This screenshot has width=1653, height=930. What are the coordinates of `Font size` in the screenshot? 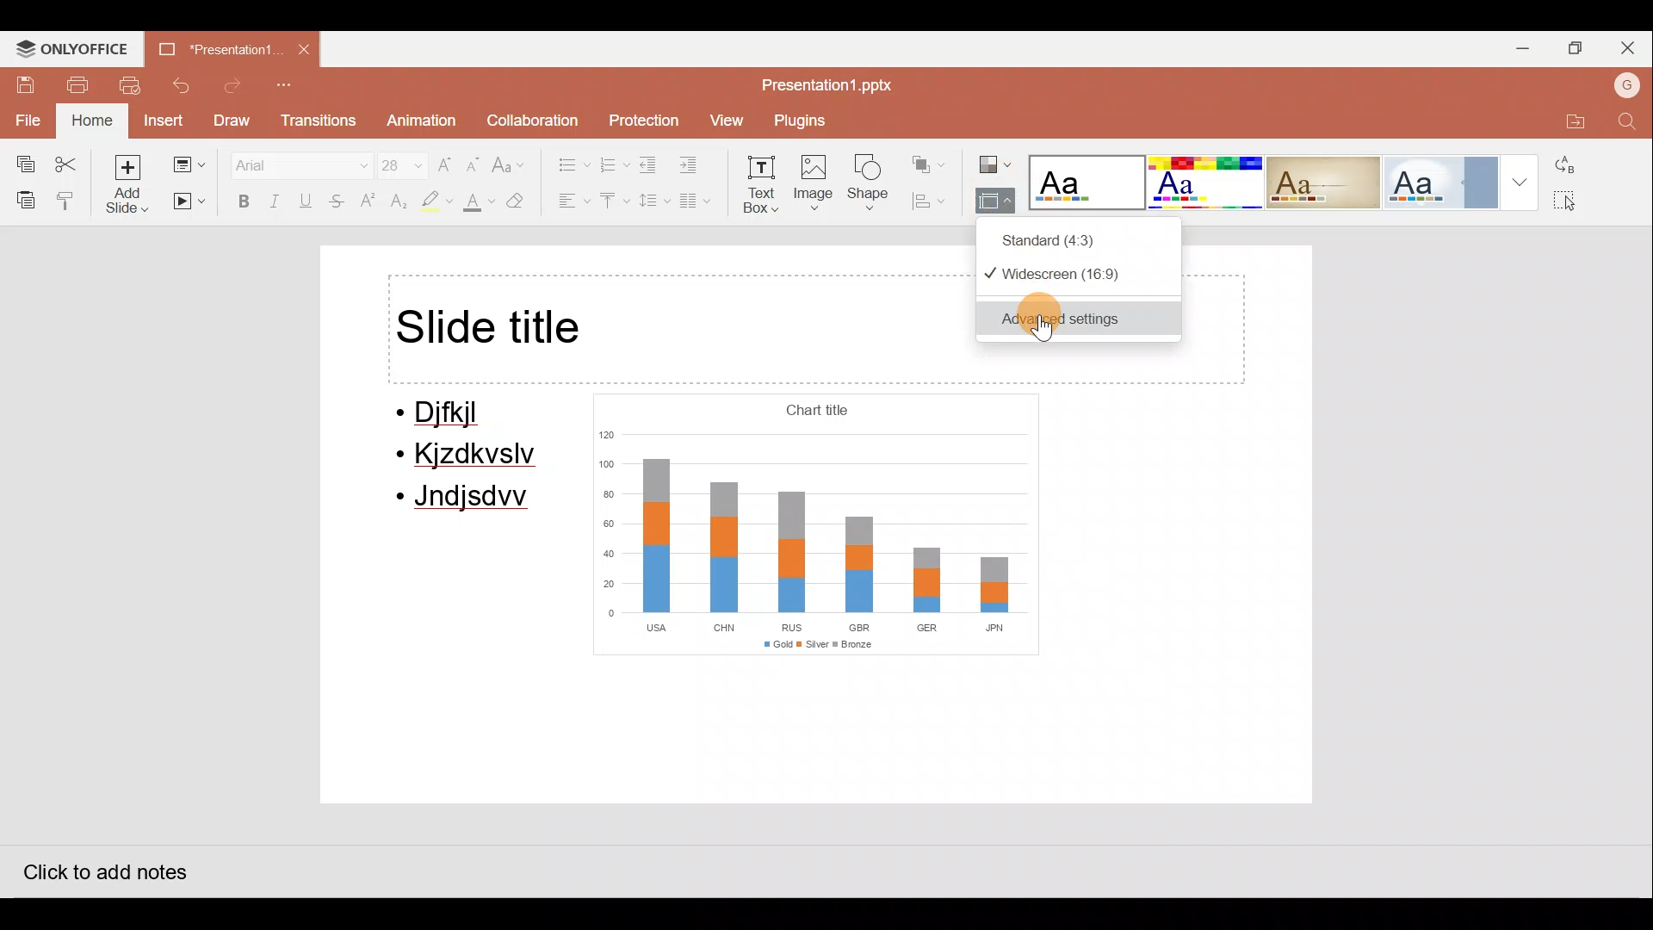 It's located at (393, 161).